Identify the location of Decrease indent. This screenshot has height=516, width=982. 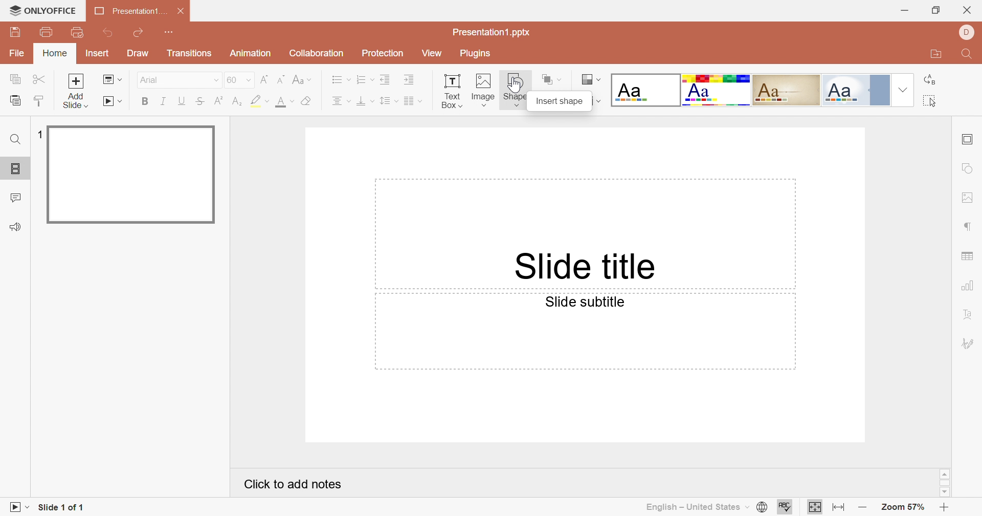
(386, 79).